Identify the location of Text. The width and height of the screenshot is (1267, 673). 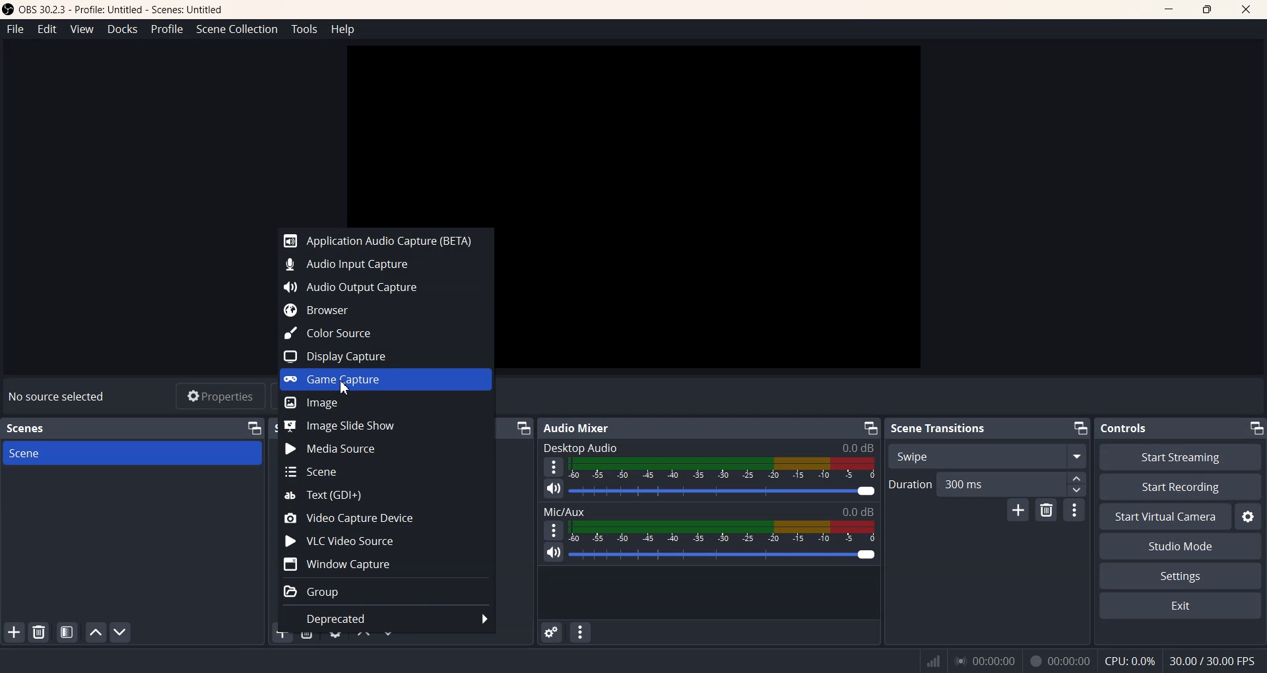
(29, 429).